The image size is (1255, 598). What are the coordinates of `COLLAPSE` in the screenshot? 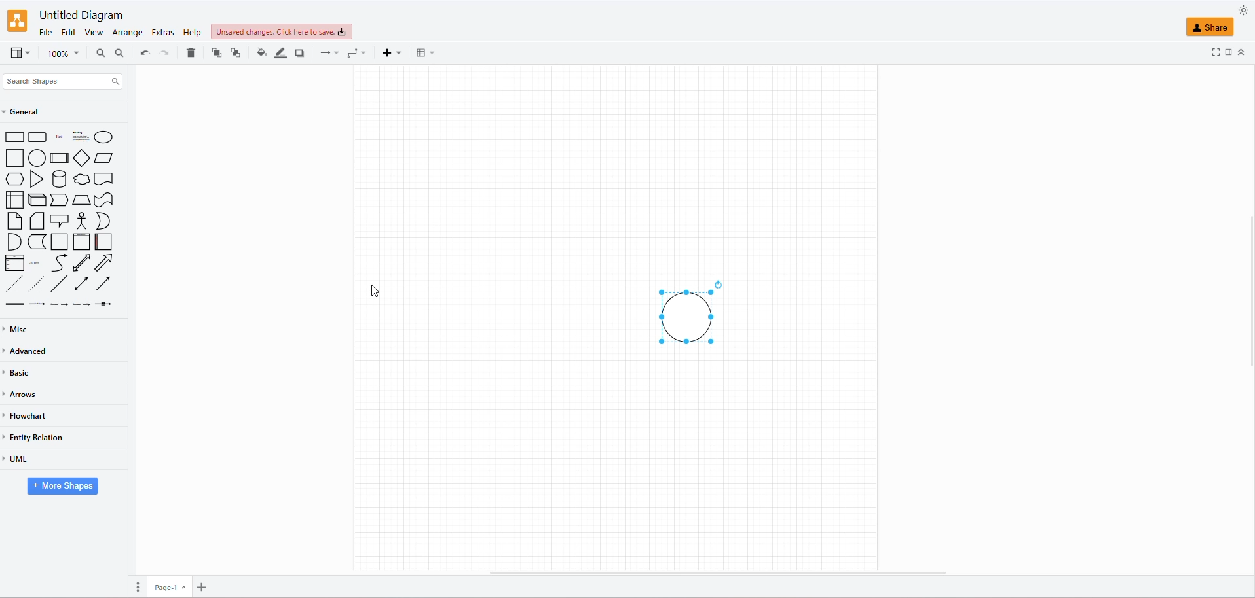 It's located at (1243, 52).